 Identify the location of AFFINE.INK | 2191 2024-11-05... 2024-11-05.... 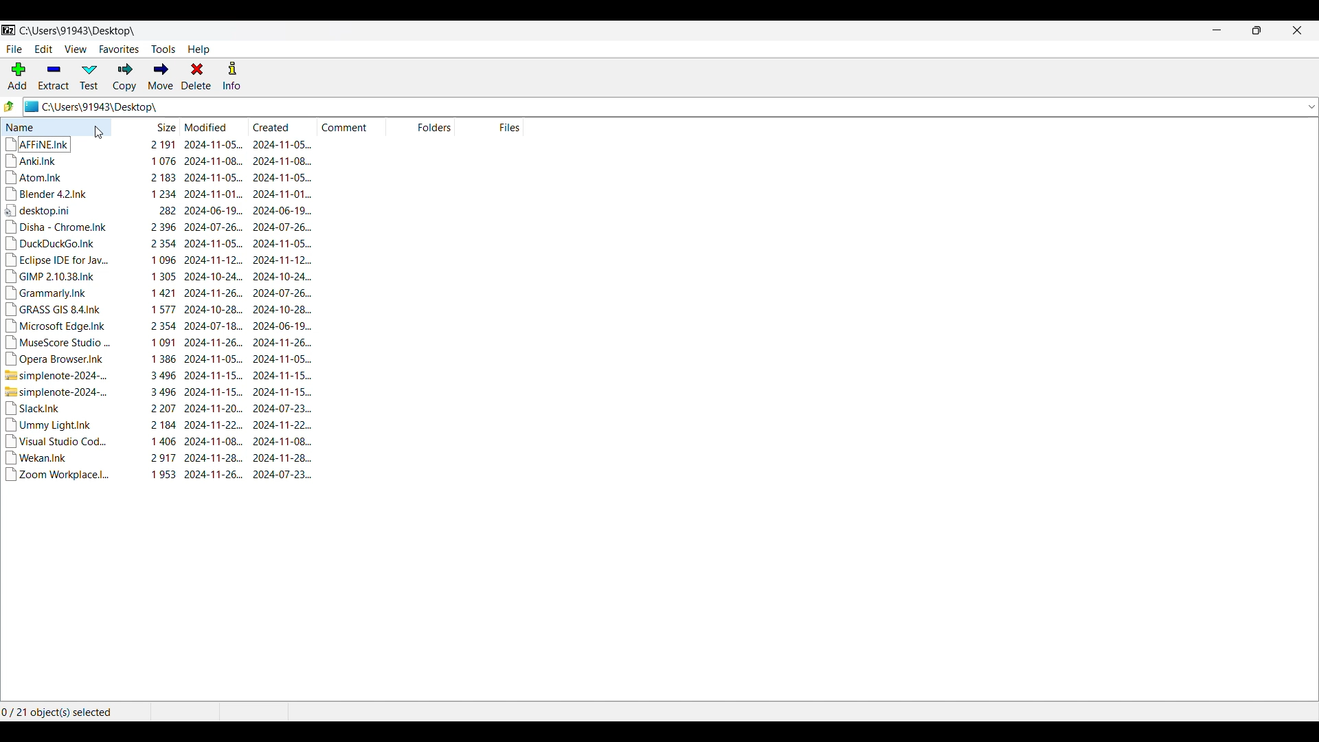
(161, 144).